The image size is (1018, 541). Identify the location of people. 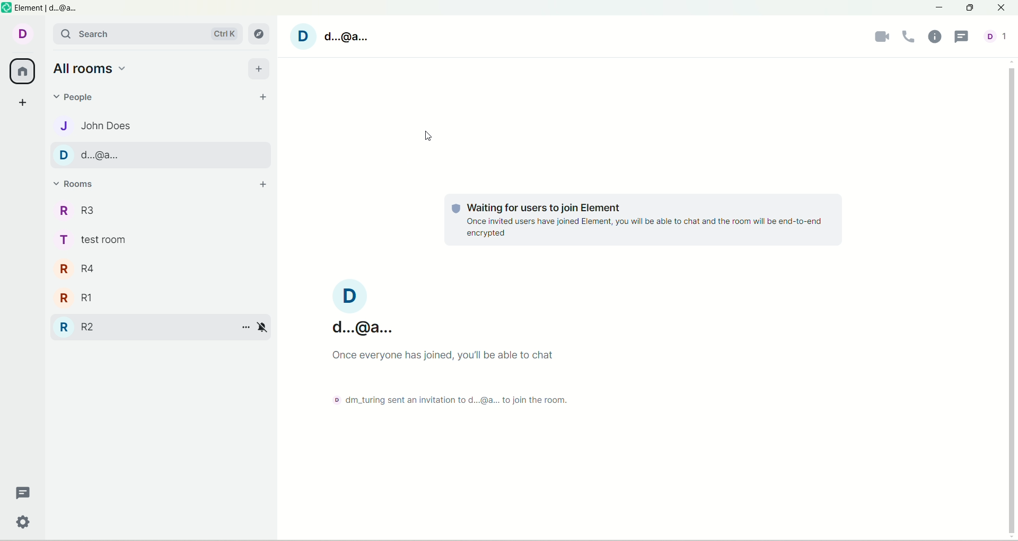
(98, 123).